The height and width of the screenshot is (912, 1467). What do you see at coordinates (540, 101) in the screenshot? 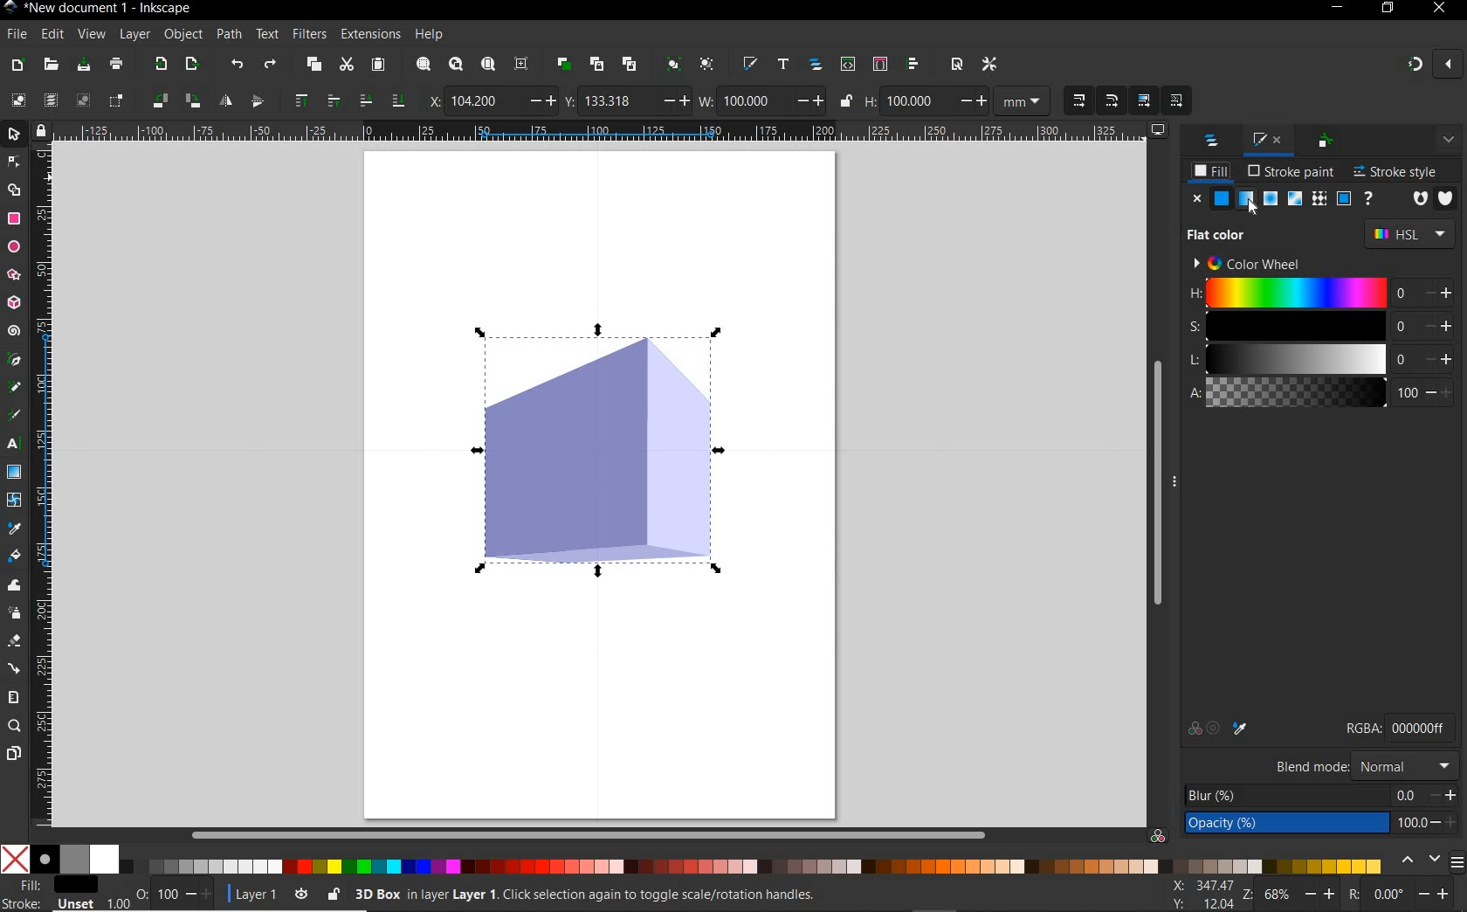
I see `increase/decrease` at bounding box center [540, 101].